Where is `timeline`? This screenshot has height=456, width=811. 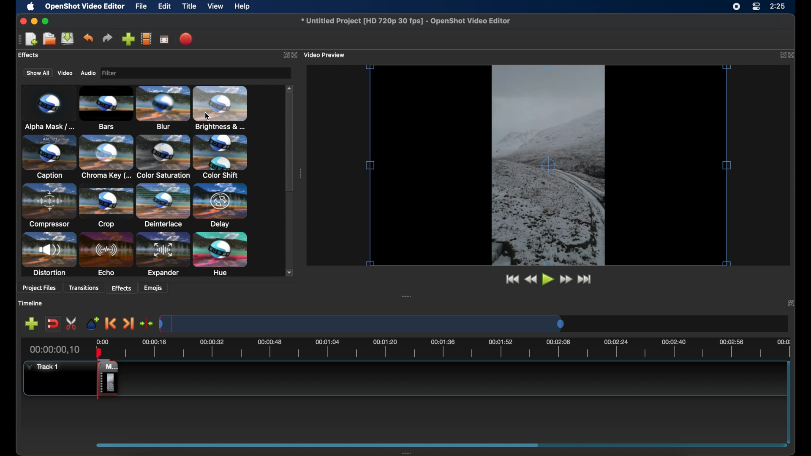 timeline is located at coordinates (31, 303).